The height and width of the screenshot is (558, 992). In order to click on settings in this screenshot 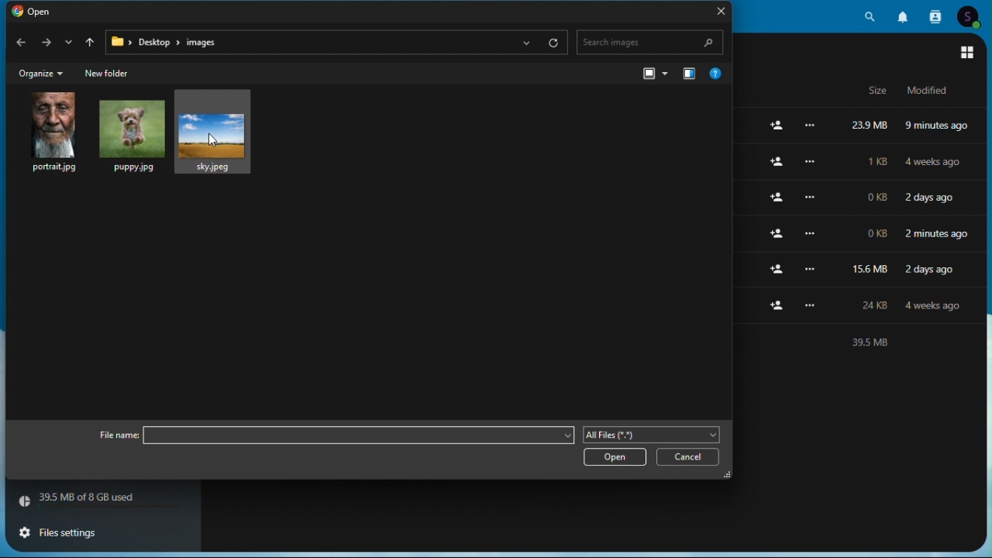, I will do `click(67, 533)`.